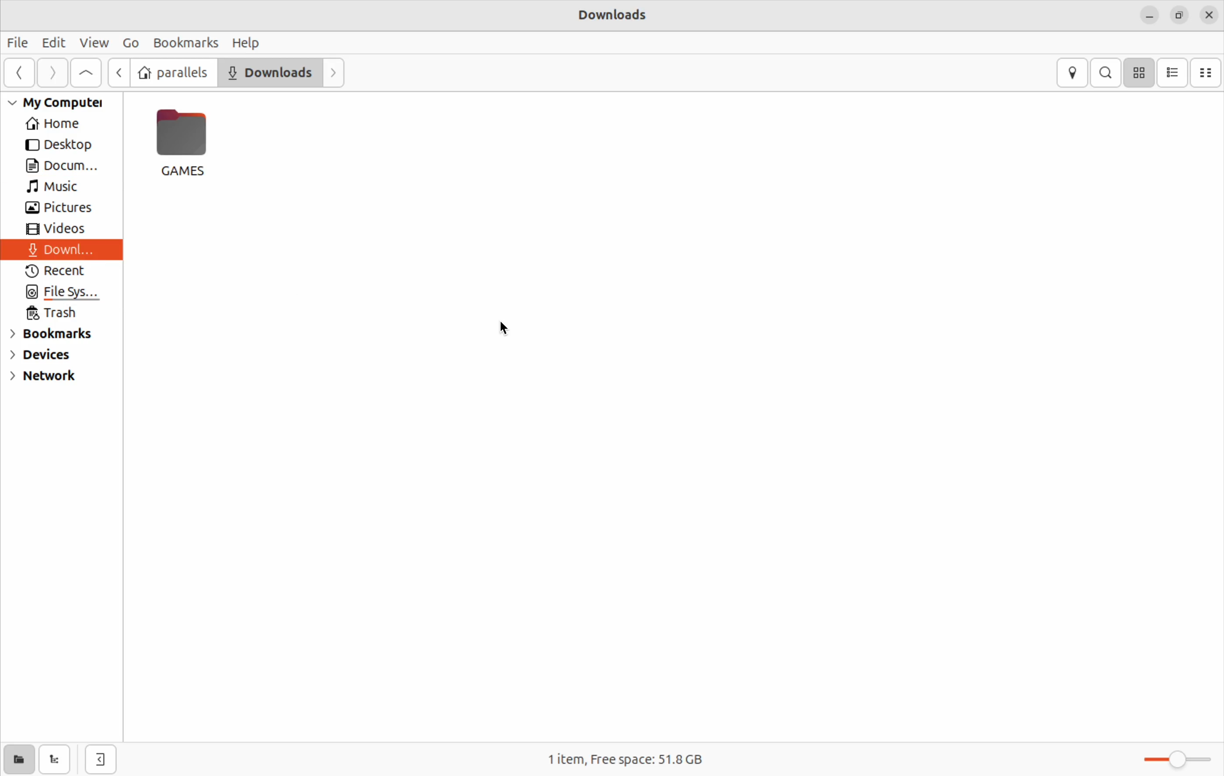  What do you see at coordinates (175, 73) in the screenshot?
I see `parallel` at bounding box center [175, 73].